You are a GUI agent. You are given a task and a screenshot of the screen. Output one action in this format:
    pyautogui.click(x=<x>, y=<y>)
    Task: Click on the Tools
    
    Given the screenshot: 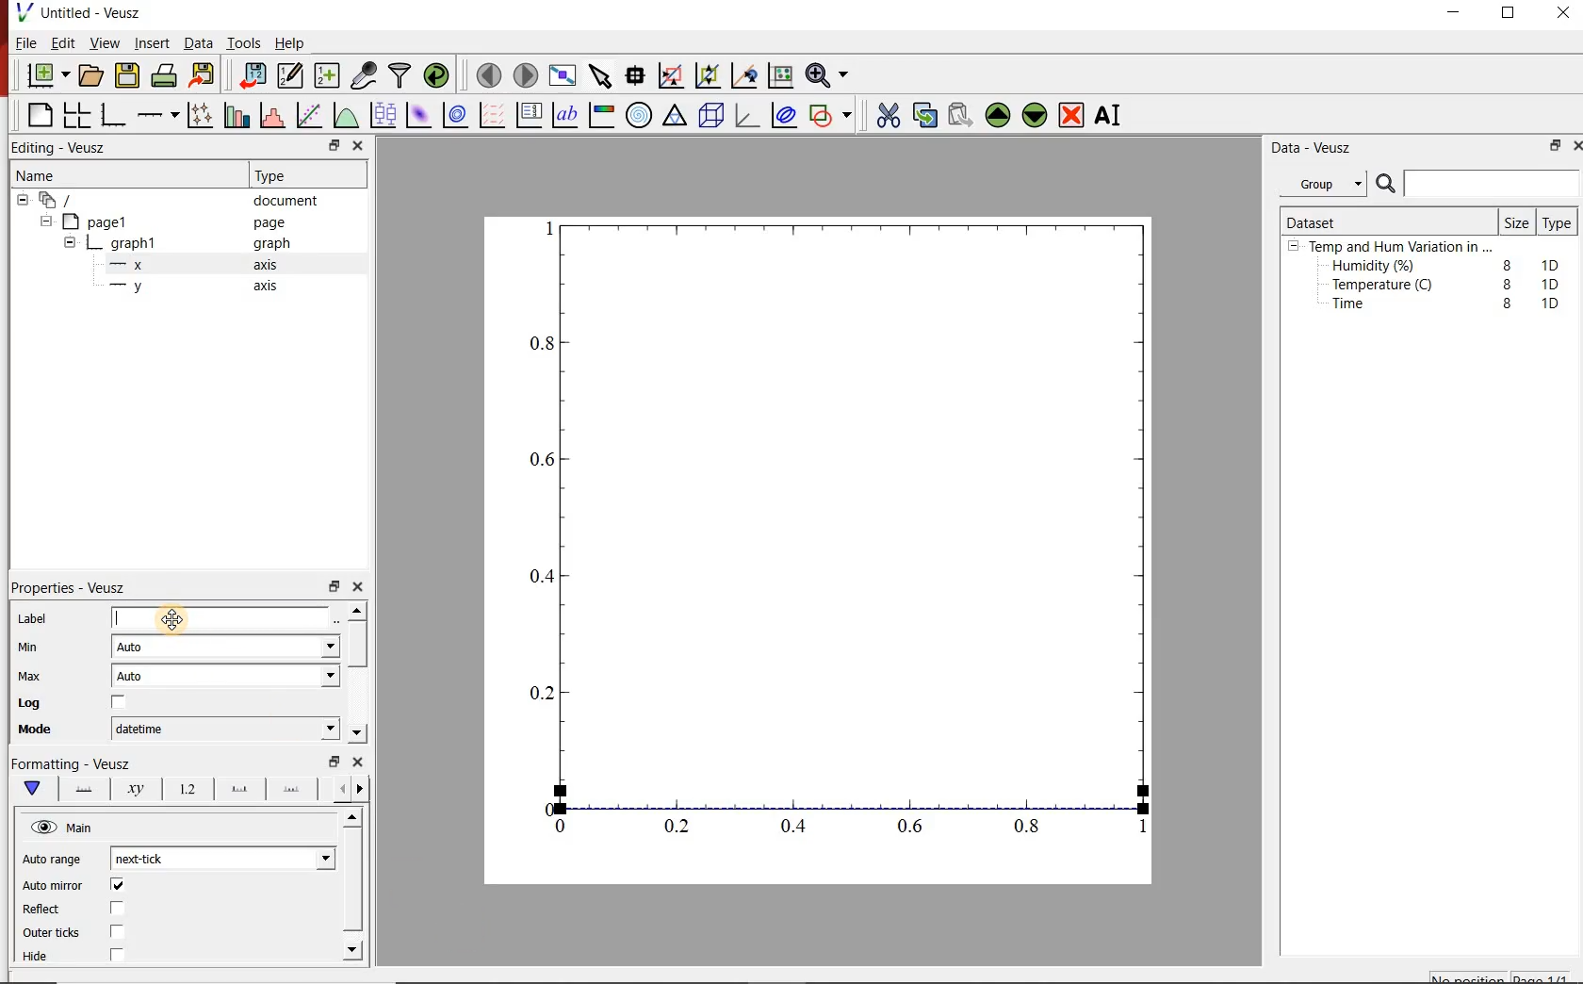 What is the action you would take?
    pyautogui.click(x=242, y=43)
    